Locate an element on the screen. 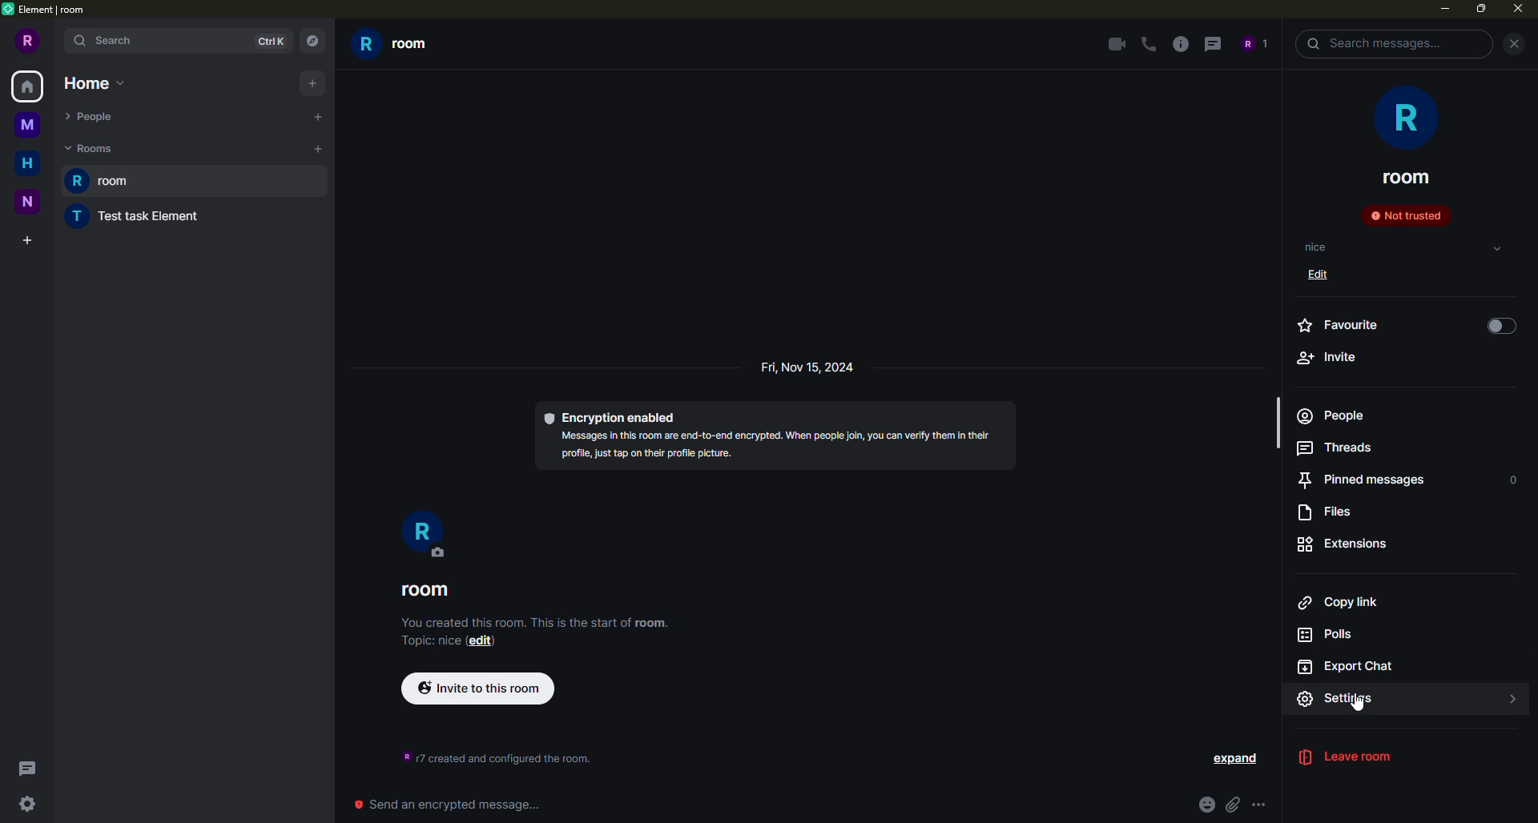 This screenshot has width=1538, height=823. date is located at coordinates (806, 367).